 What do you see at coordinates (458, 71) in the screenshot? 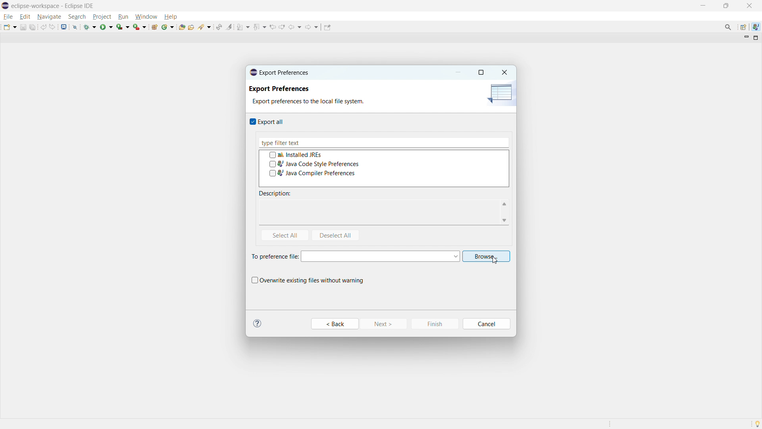
I see `minimize` at bounding box center [458, 71].